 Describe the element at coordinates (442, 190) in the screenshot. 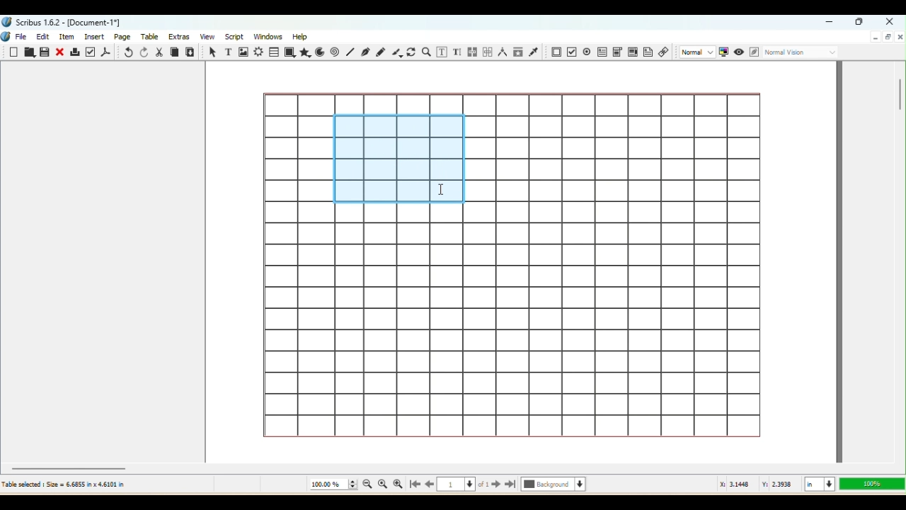

I see `cursor` at that location.